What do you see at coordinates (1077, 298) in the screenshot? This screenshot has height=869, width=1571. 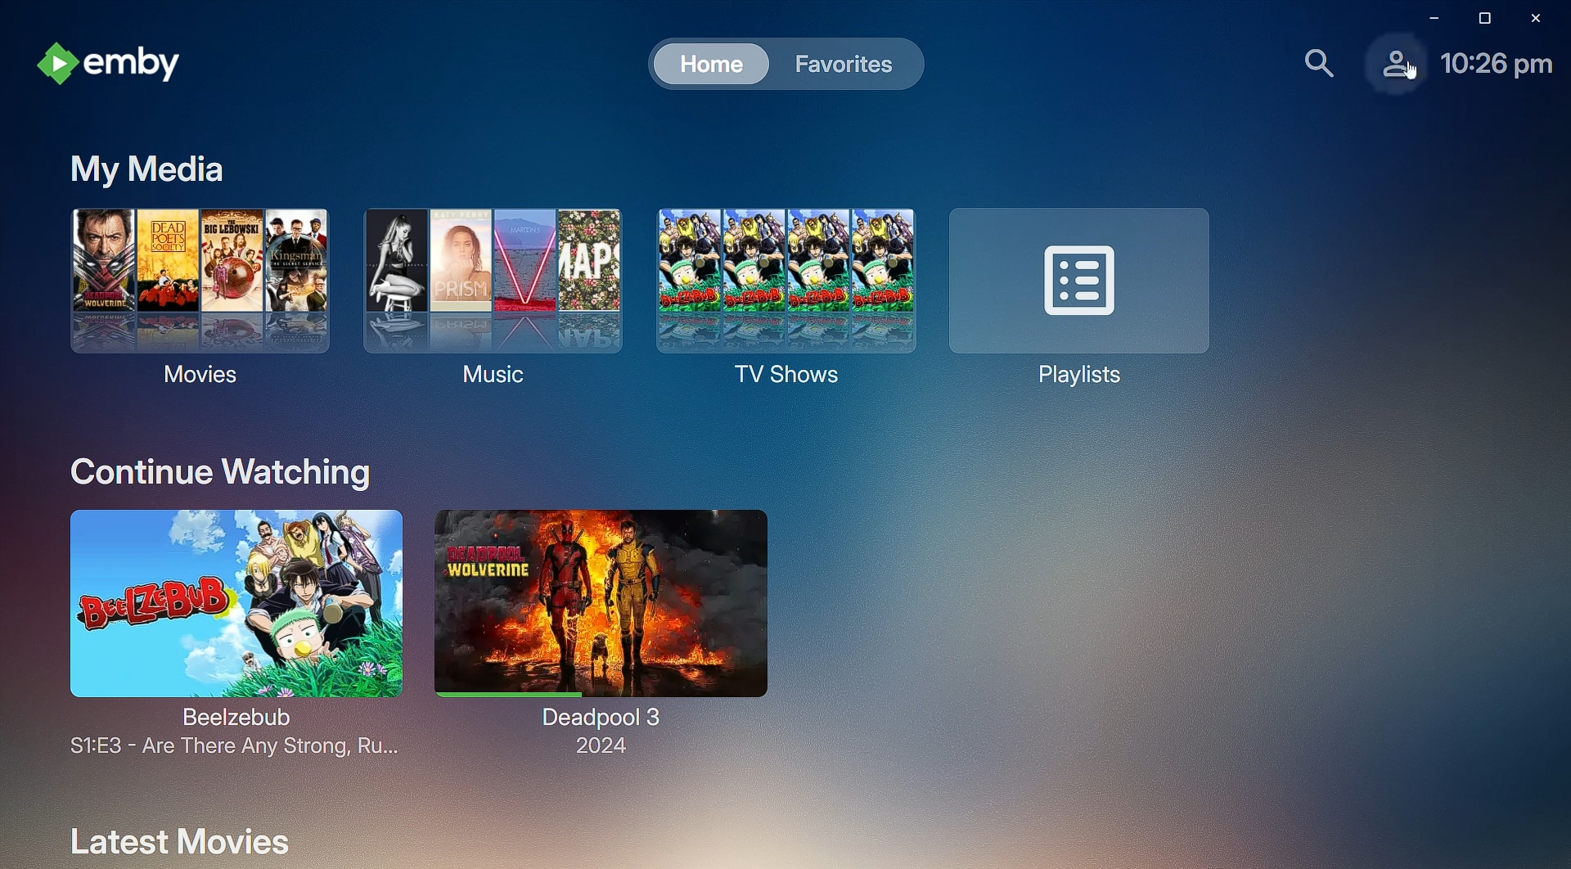 I see `Playlists` at bounding box center [1077, 298].